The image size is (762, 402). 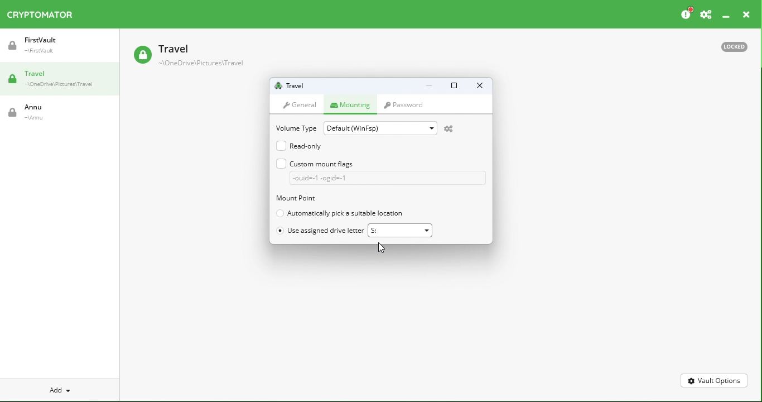 What do you see at coordinates (61, 49) in the screenshot?
I see `FirstVault` at bounding box center [61, 49].